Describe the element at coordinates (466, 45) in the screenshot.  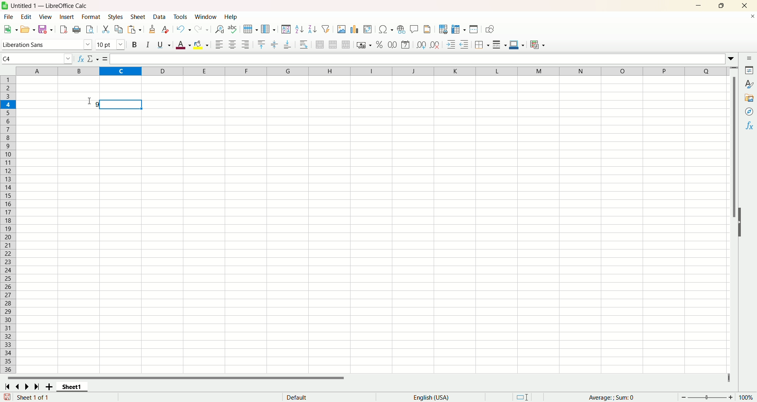
I see `decrease indent` at that location.